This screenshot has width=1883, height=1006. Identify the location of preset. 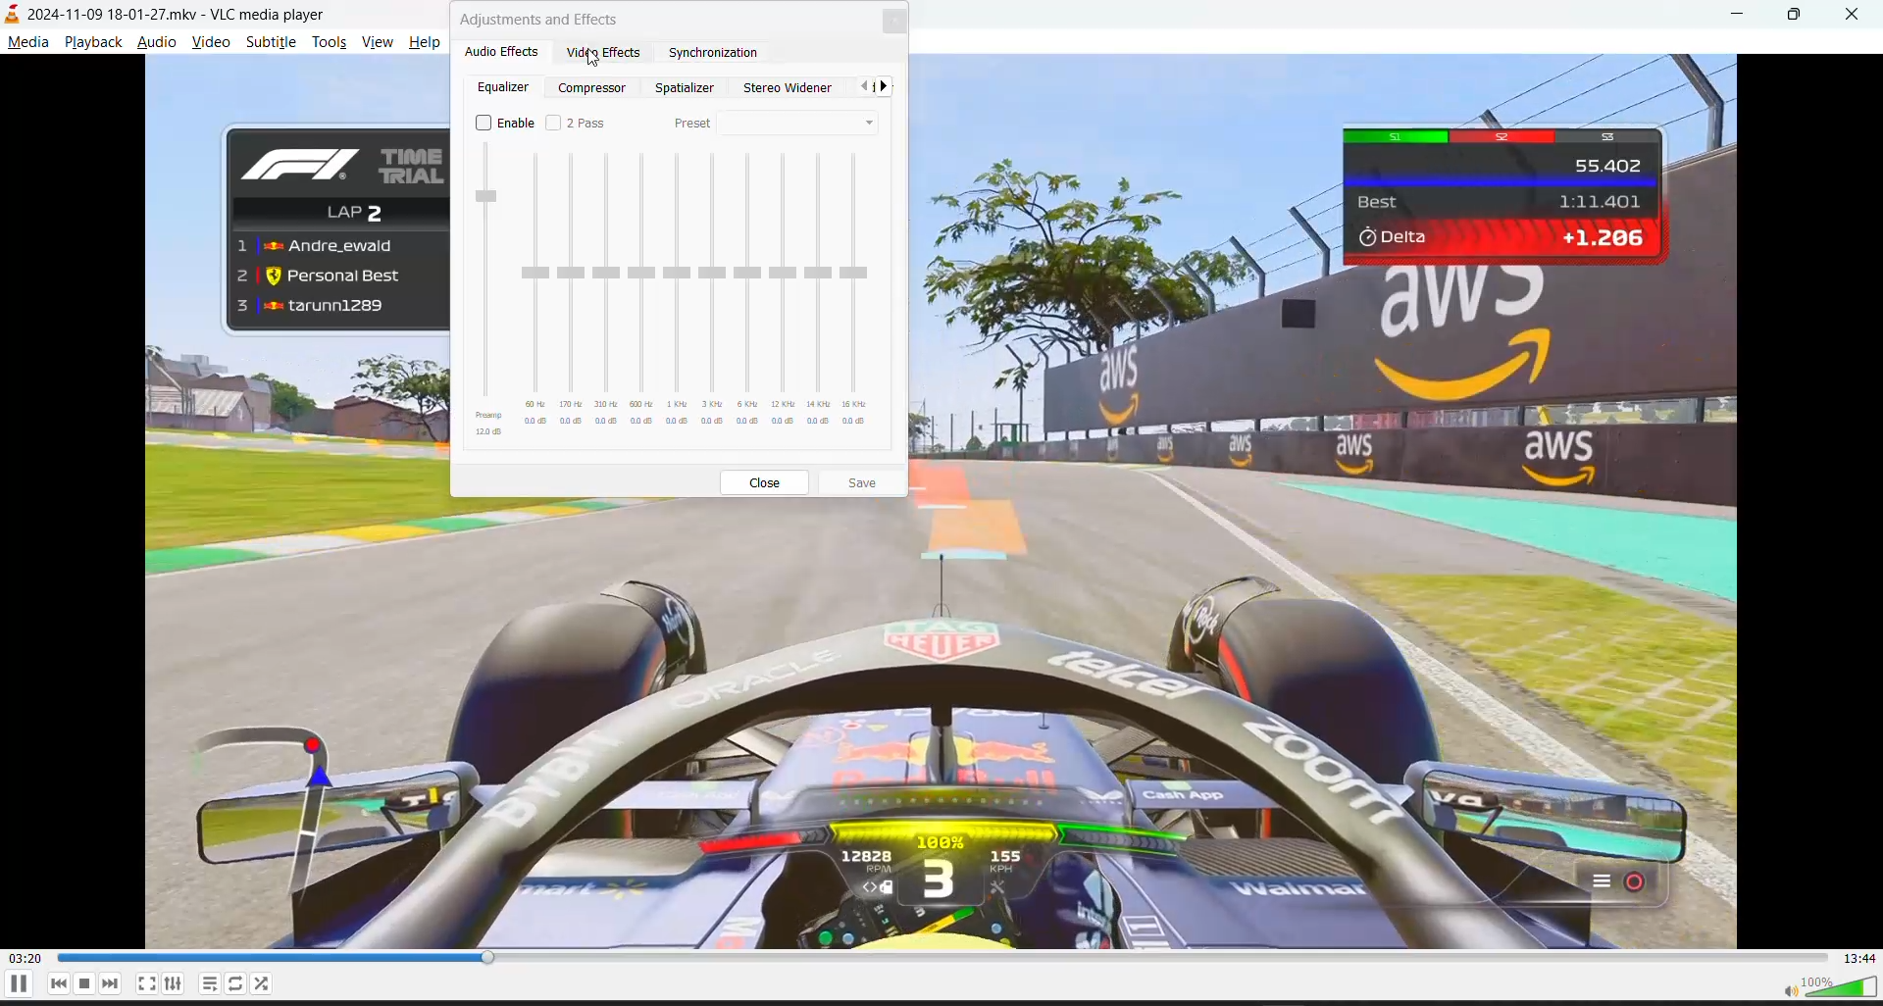
(776, 126).